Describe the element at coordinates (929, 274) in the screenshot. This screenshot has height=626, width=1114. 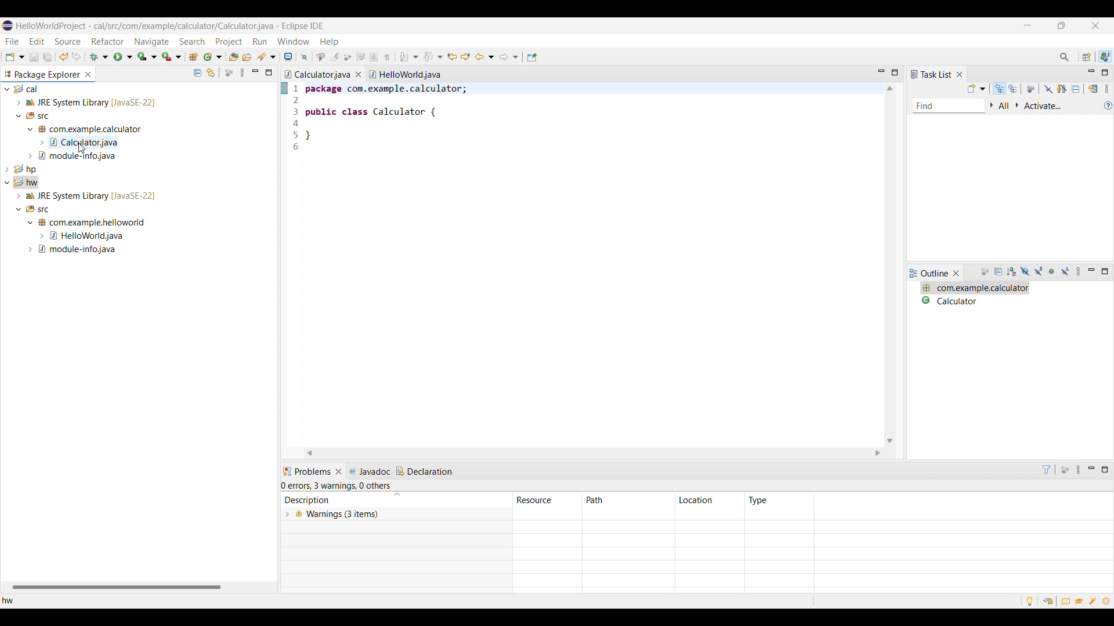
I see `outline` at that location.